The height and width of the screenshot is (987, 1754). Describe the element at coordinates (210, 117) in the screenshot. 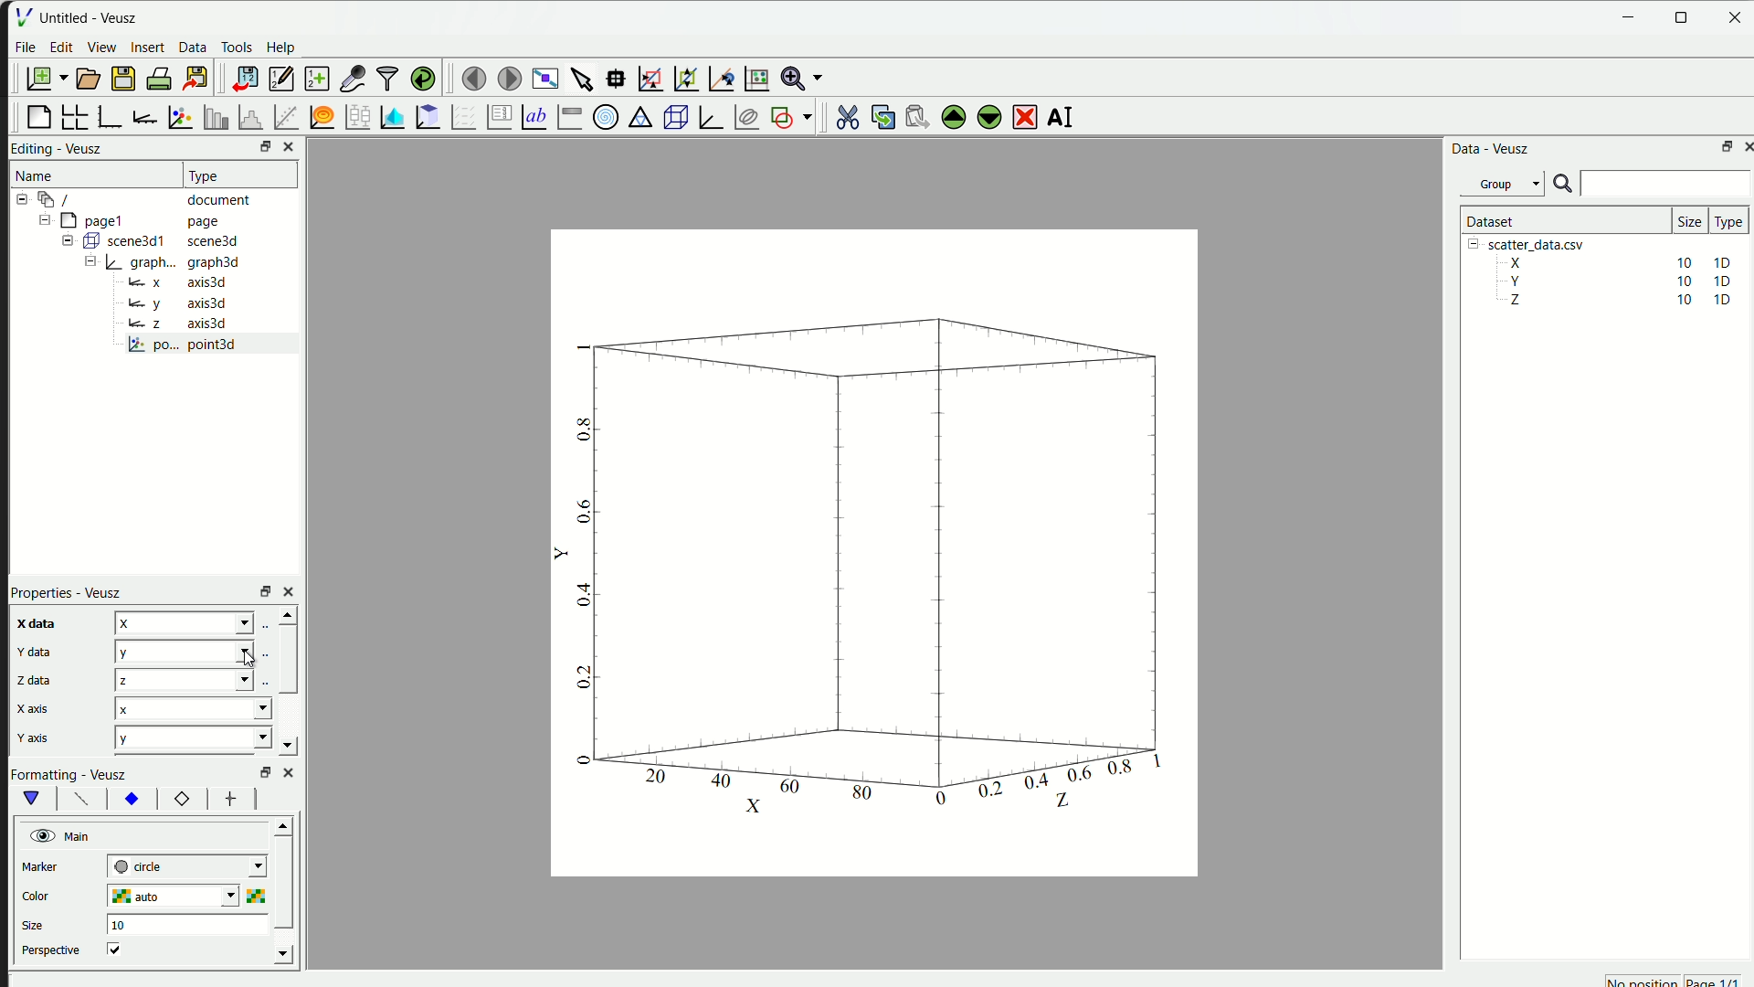

I see `plot bar chart` at that location.